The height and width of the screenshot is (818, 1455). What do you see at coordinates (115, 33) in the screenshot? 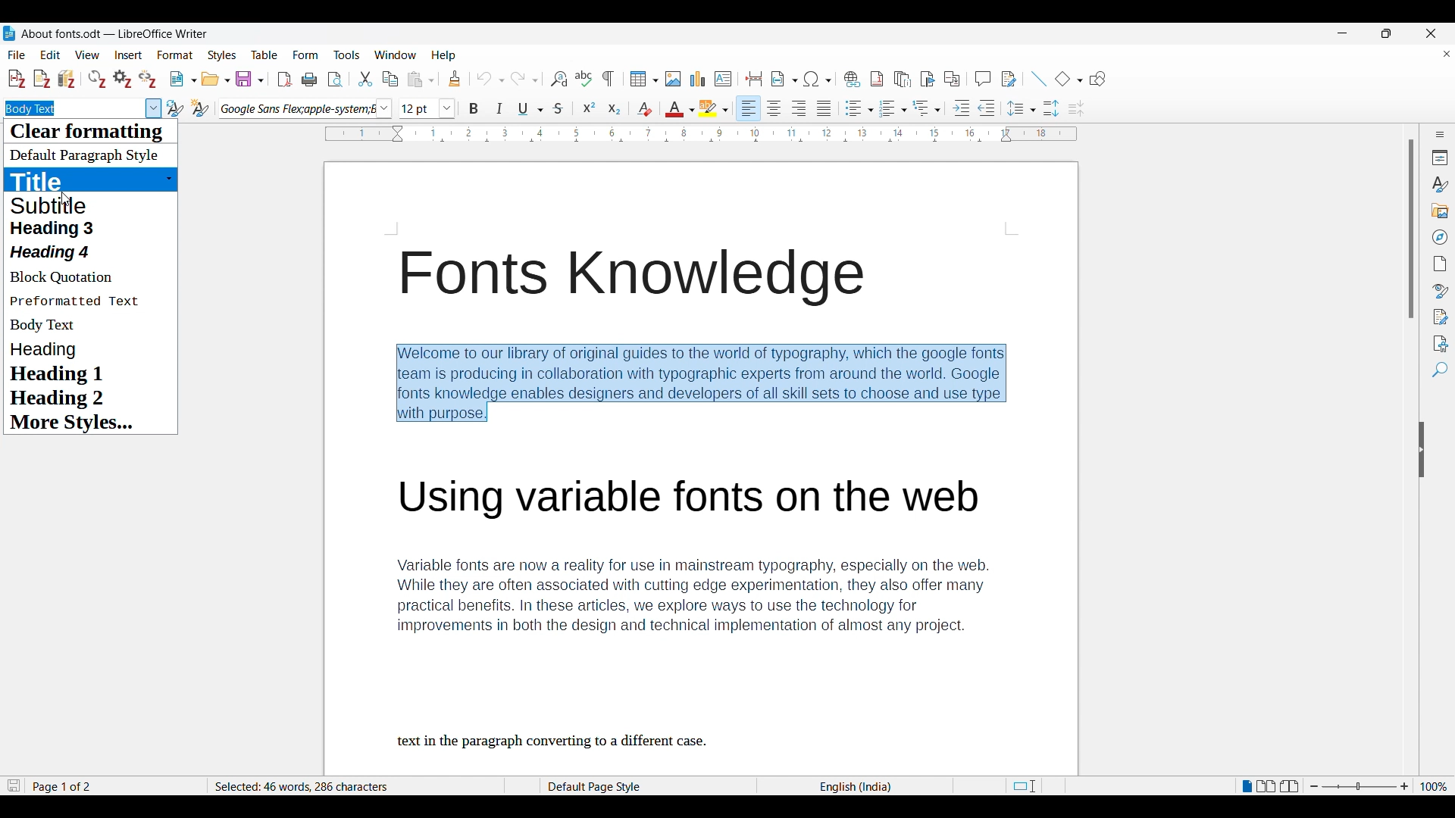
I see `About fonts.odt - LibreOffice Writer` at bounding box center [115, 33].